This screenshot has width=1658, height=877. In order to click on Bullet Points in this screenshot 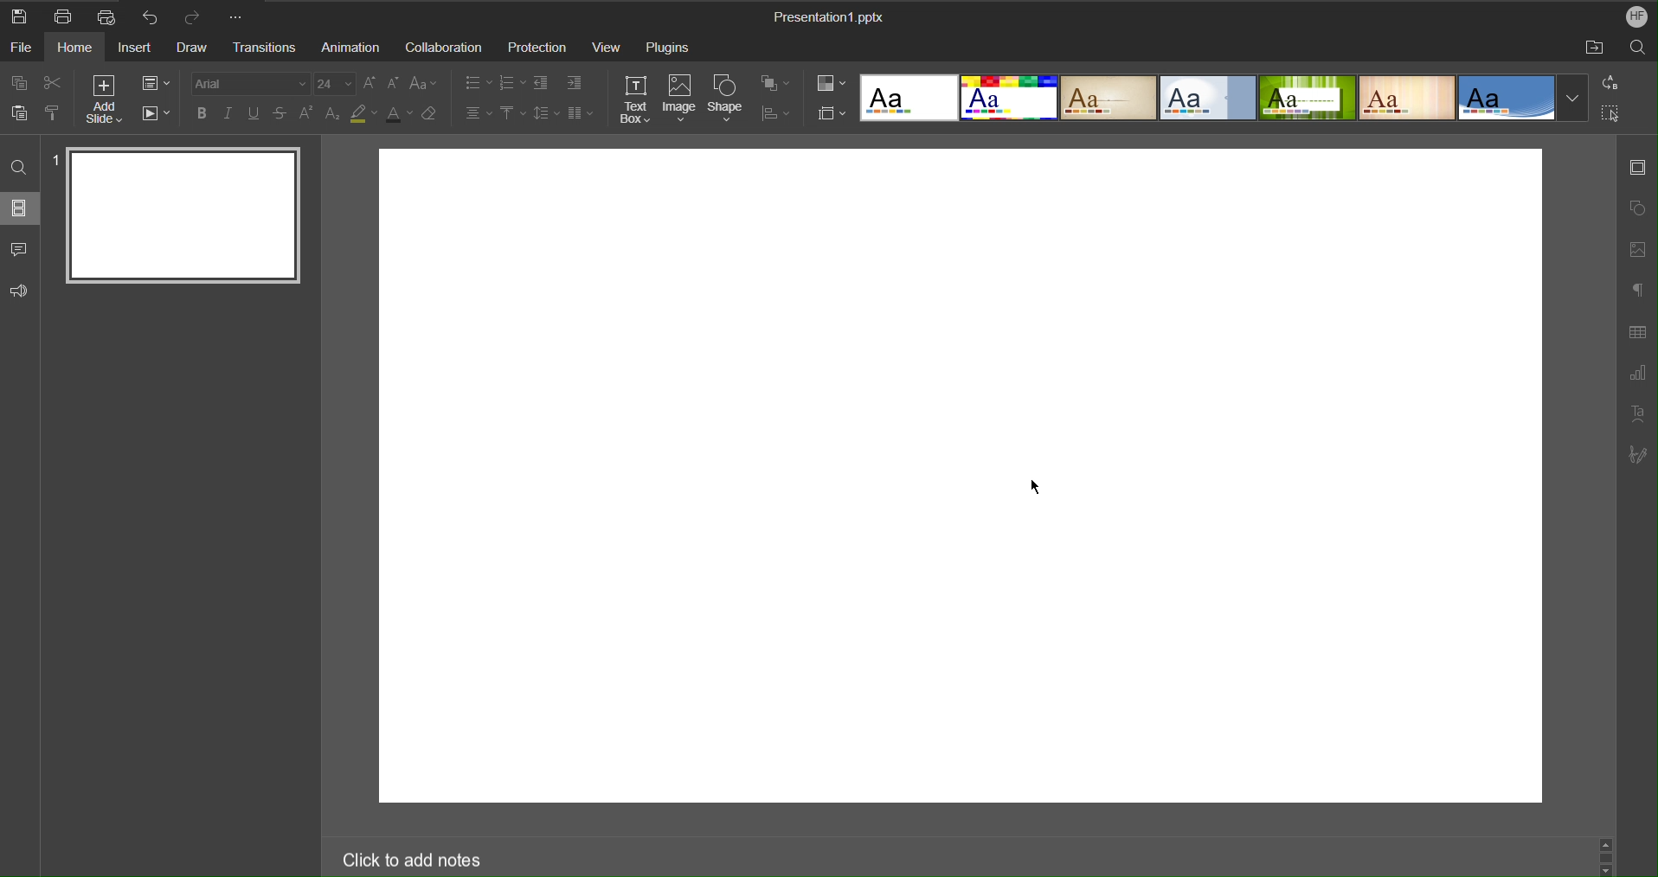, I will do `click(478, 82)`.